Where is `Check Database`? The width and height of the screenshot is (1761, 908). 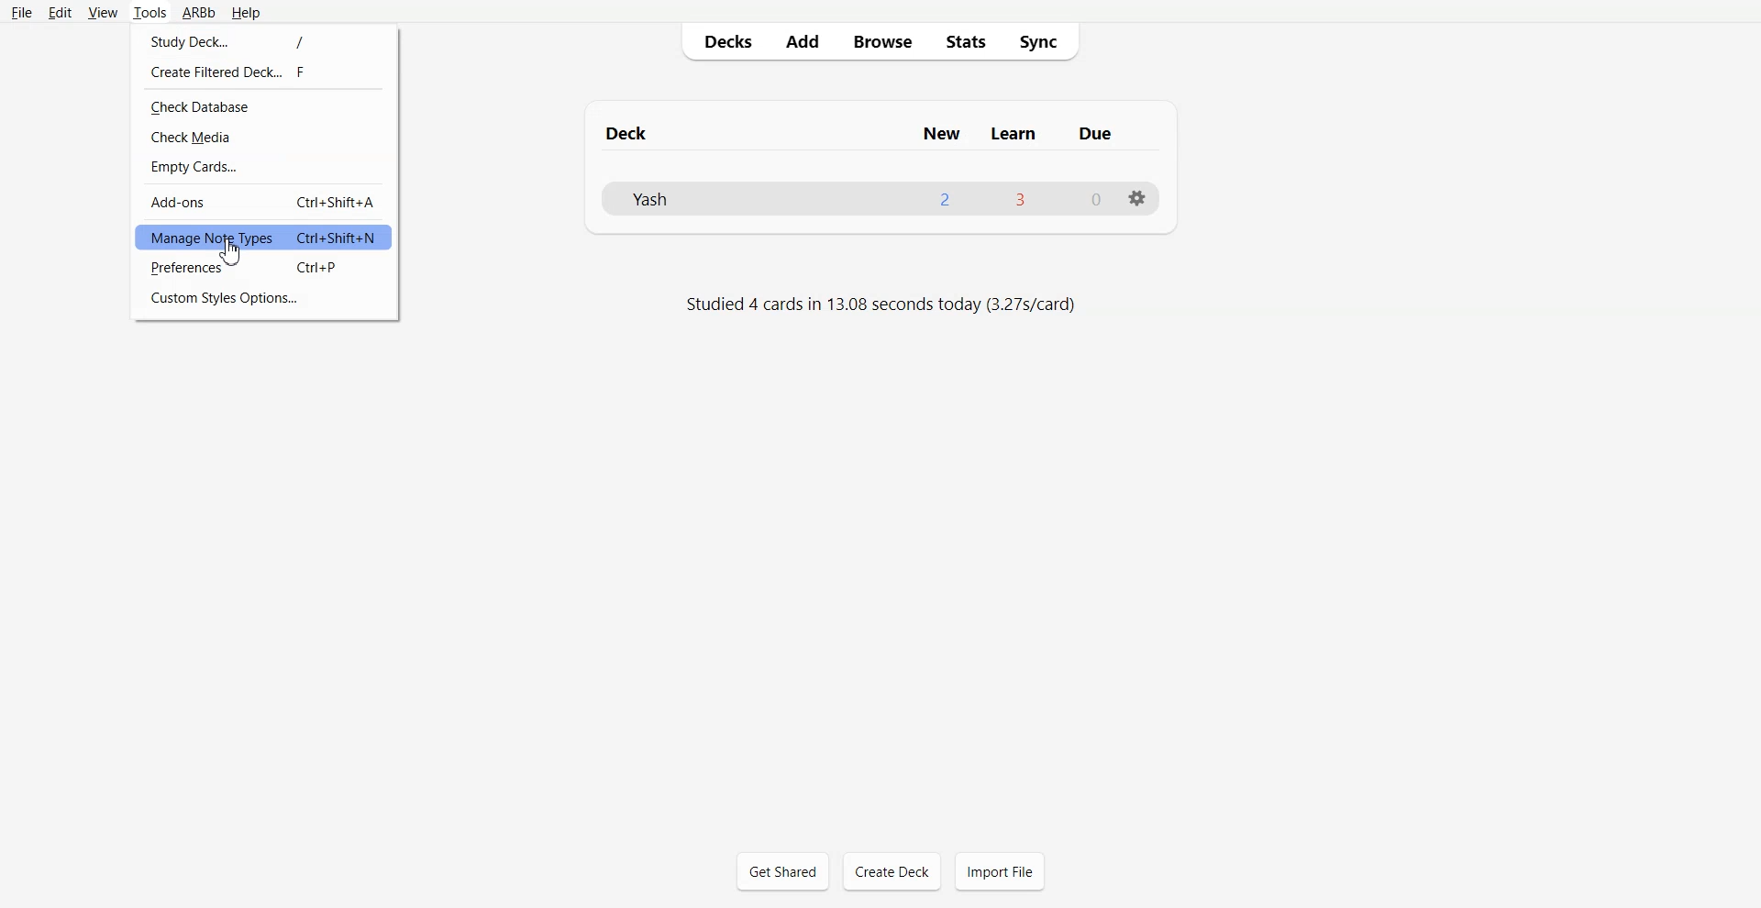 Check Database is located at coordinates (264, 105).